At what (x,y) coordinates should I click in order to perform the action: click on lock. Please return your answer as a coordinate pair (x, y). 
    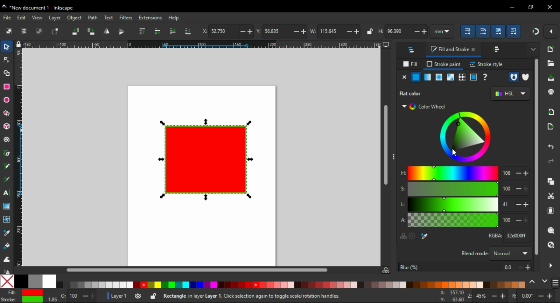
    Looking at the image, I should click on (153, 296).